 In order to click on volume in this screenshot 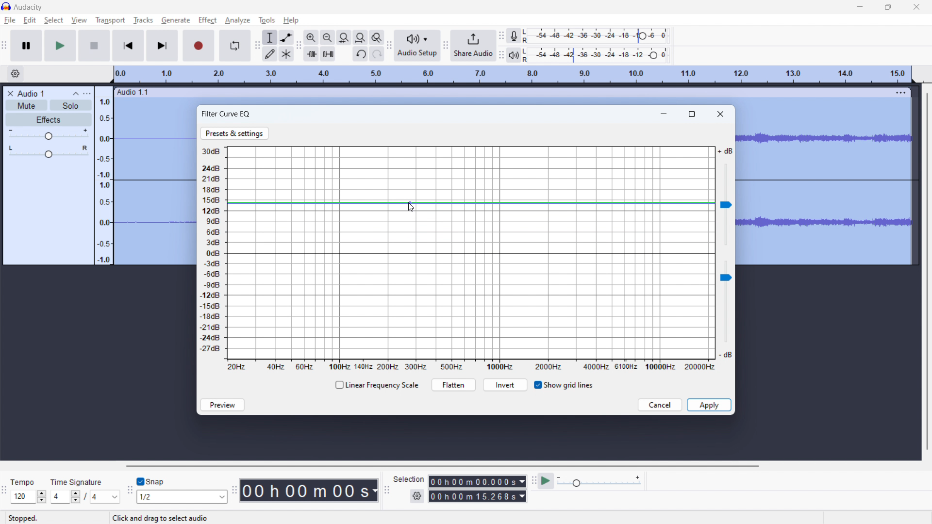, I will do `click(49, 134)`.